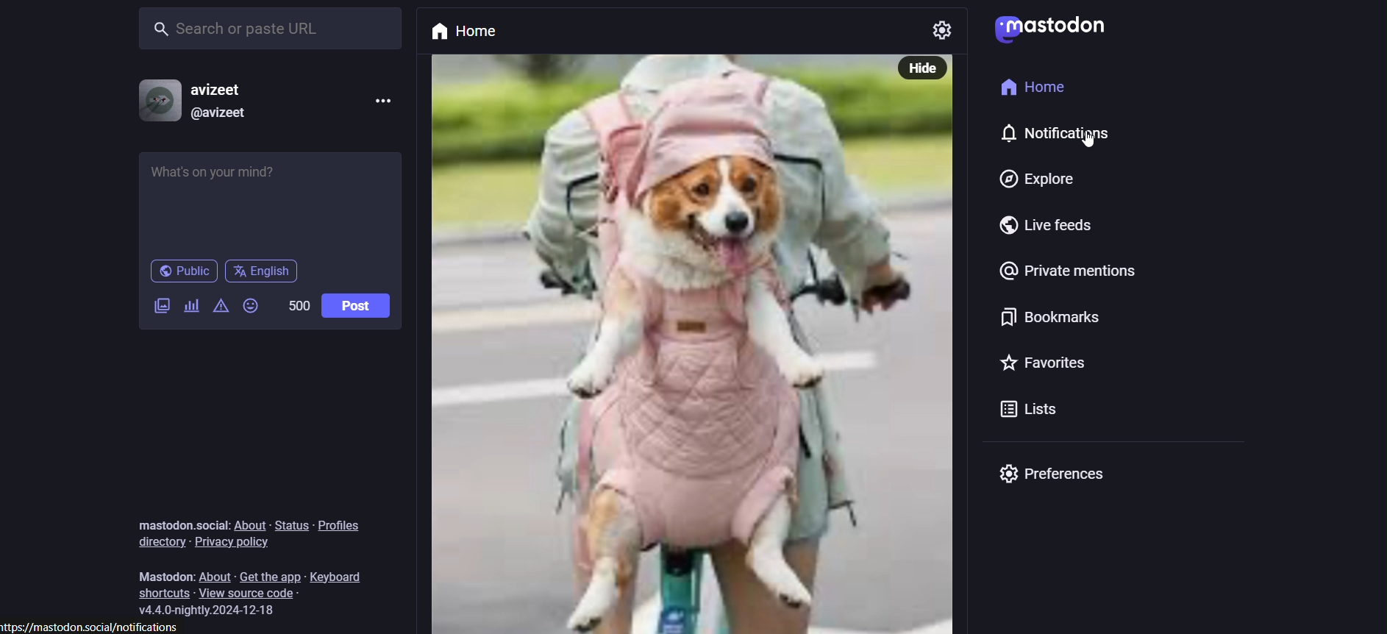 The width and height of the screenshot is (1387, 634). What do you see at coordinates (161, 594) in the screenshot?
I see `shortcuts` at bounding box center [161, 594].